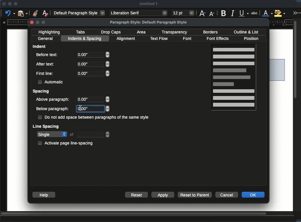 This screenshot has width=301, height=222. I want to click on alignment, so click(127, 39).